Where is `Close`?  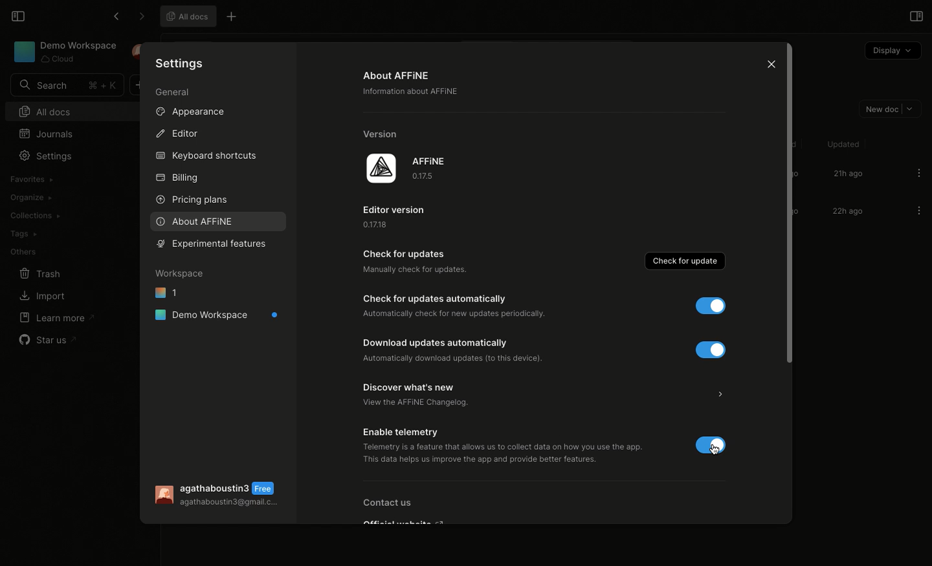
Close is located at coordinates (768, 63).